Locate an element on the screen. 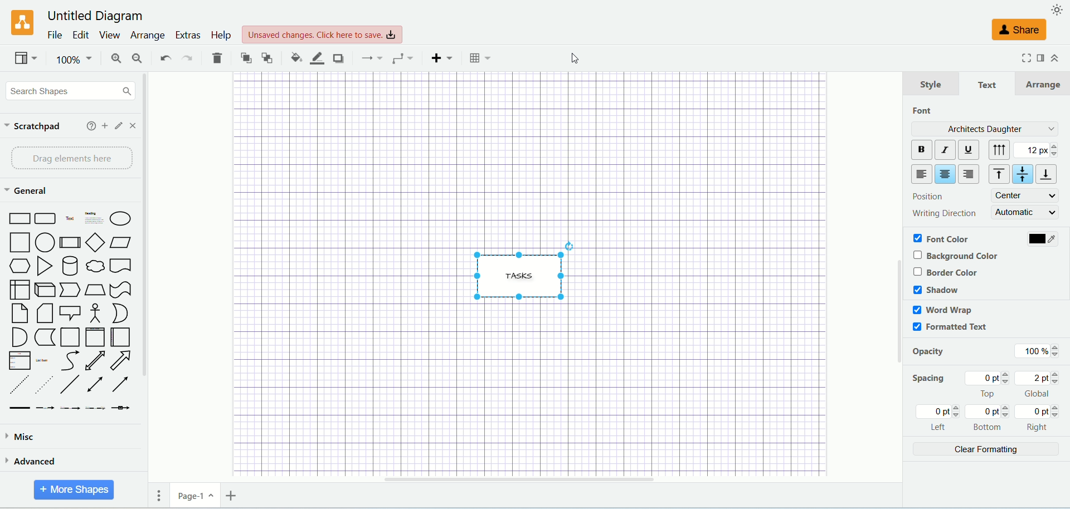 The height and width of the screenshot is (509, 1070). 2 pt is located at coordinates (1038, 150).